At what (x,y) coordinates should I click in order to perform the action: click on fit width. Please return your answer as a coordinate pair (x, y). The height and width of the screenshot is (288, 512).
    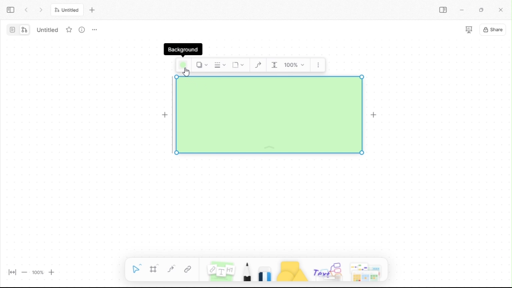
    Looking at the image, I should click on (12, 273).